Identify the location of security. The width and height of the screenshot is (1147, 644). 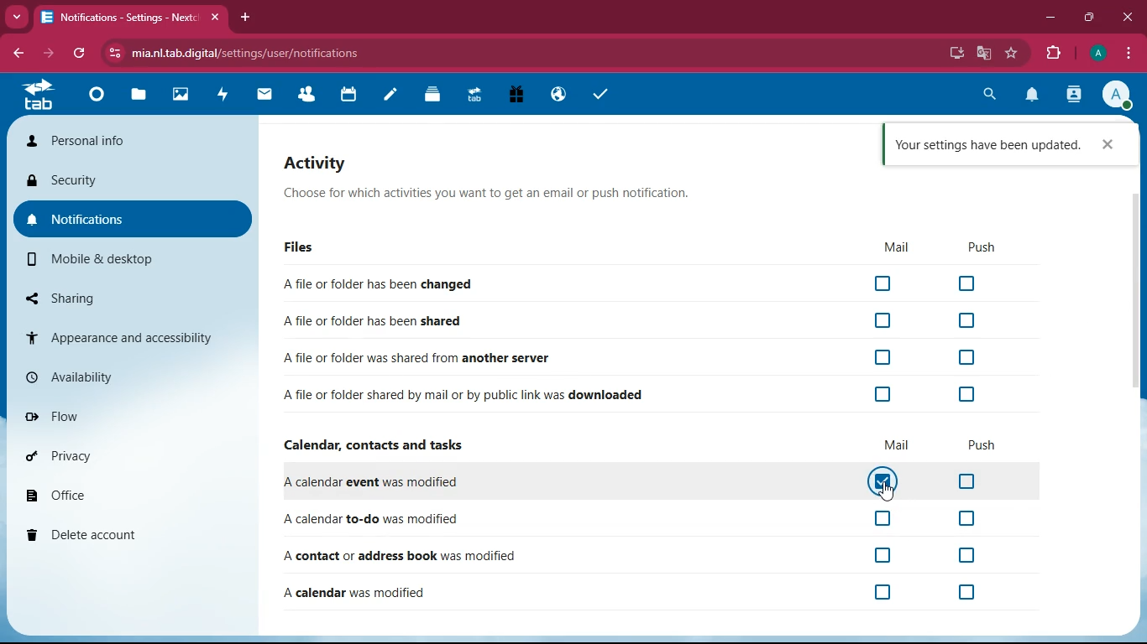
(133, 179).